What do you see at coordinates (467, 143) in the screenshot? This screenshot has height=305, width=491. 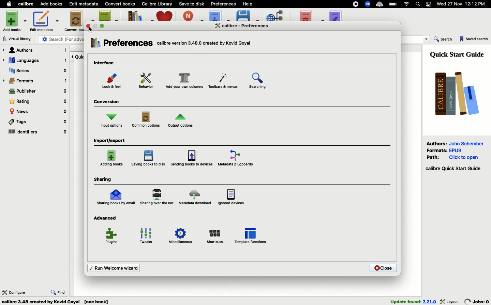 I see `John Schember` at bounding box center [467, 143].